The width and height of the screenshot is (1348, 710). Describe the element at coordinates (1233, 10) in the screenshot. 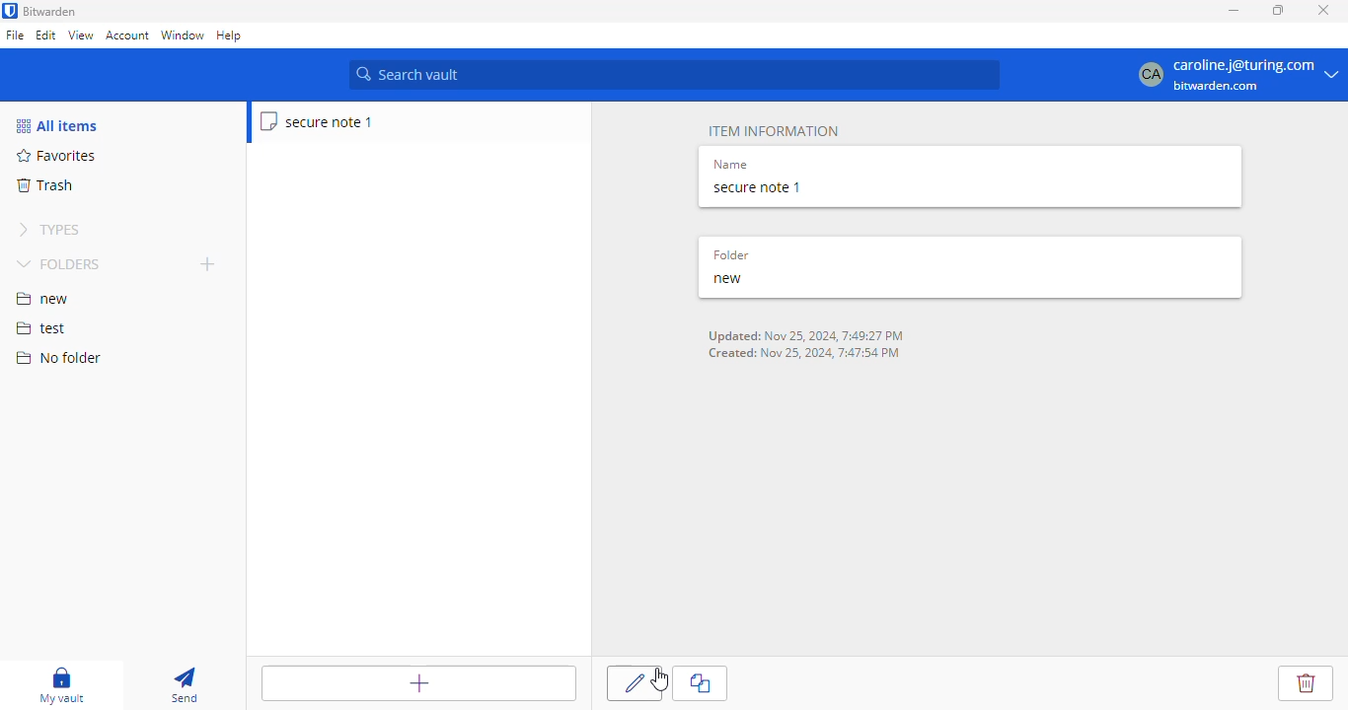

I see `minimize` at that location.